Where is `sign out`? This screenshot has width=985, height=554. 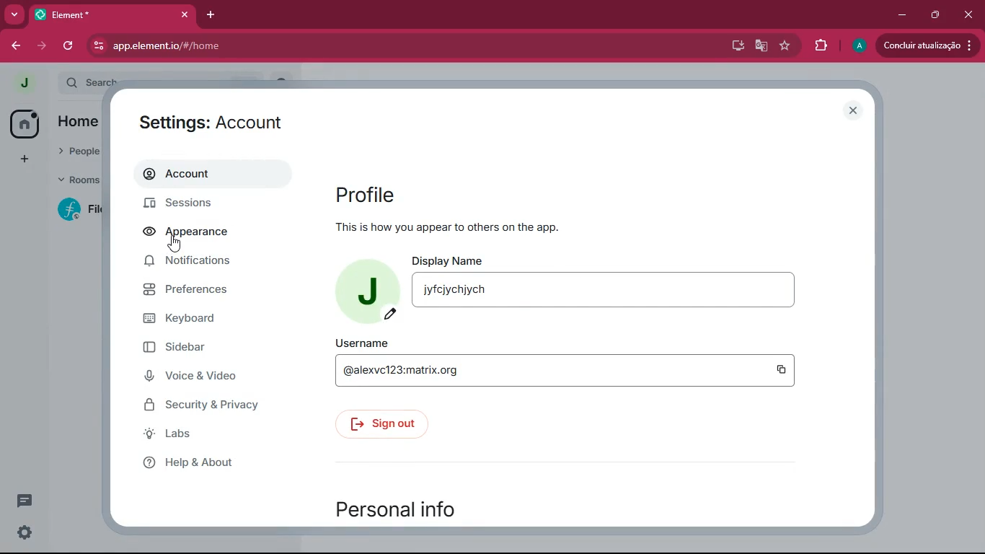 sign out is located at coordinates (385, 424).